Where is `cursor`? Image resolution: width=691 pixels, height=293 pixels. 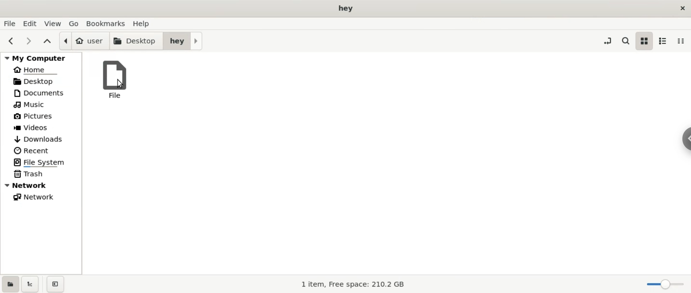
cursor is located at coordinates (682, 140).